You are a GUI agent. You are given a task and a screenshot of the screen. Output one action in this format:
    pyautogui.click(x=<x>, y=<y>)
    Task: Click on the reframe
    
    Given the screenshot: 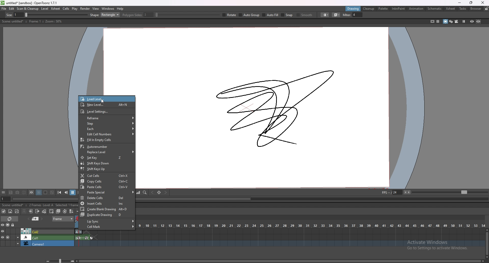 What is the action you would take?
    pyautogui.click(x=107, y=118)
    